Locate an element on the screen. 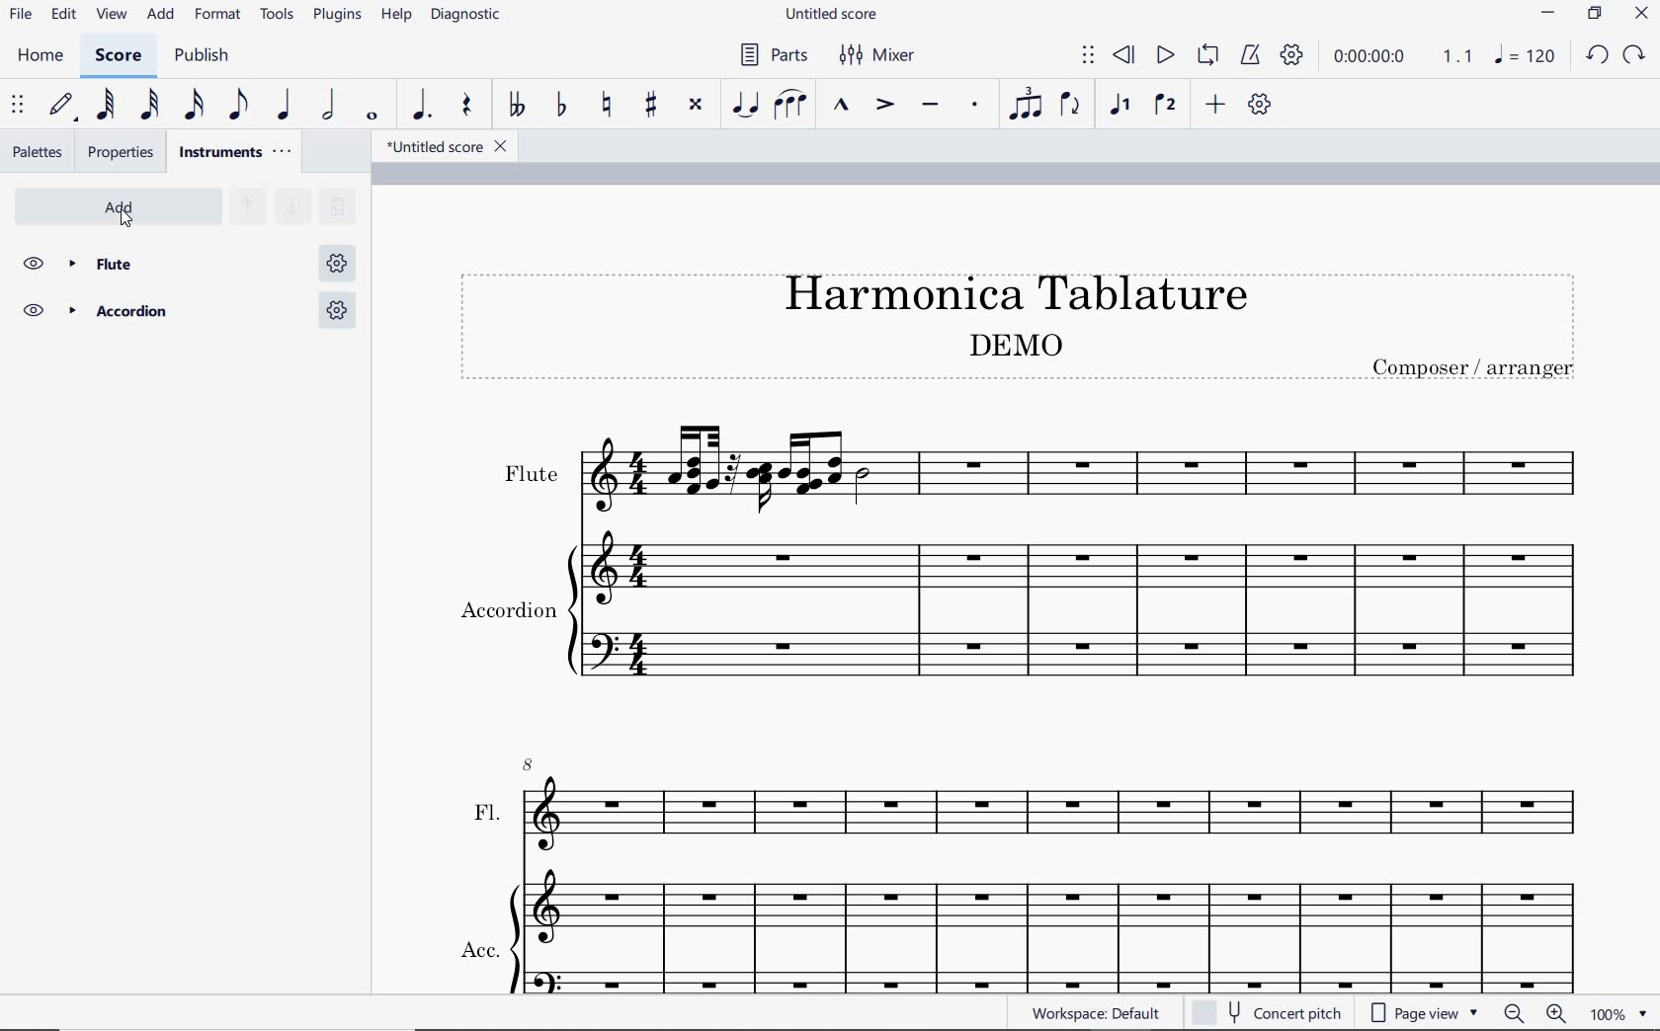 The width and height of the screenshot is (1660, 1031). file name is located at coordinates (439, 145).